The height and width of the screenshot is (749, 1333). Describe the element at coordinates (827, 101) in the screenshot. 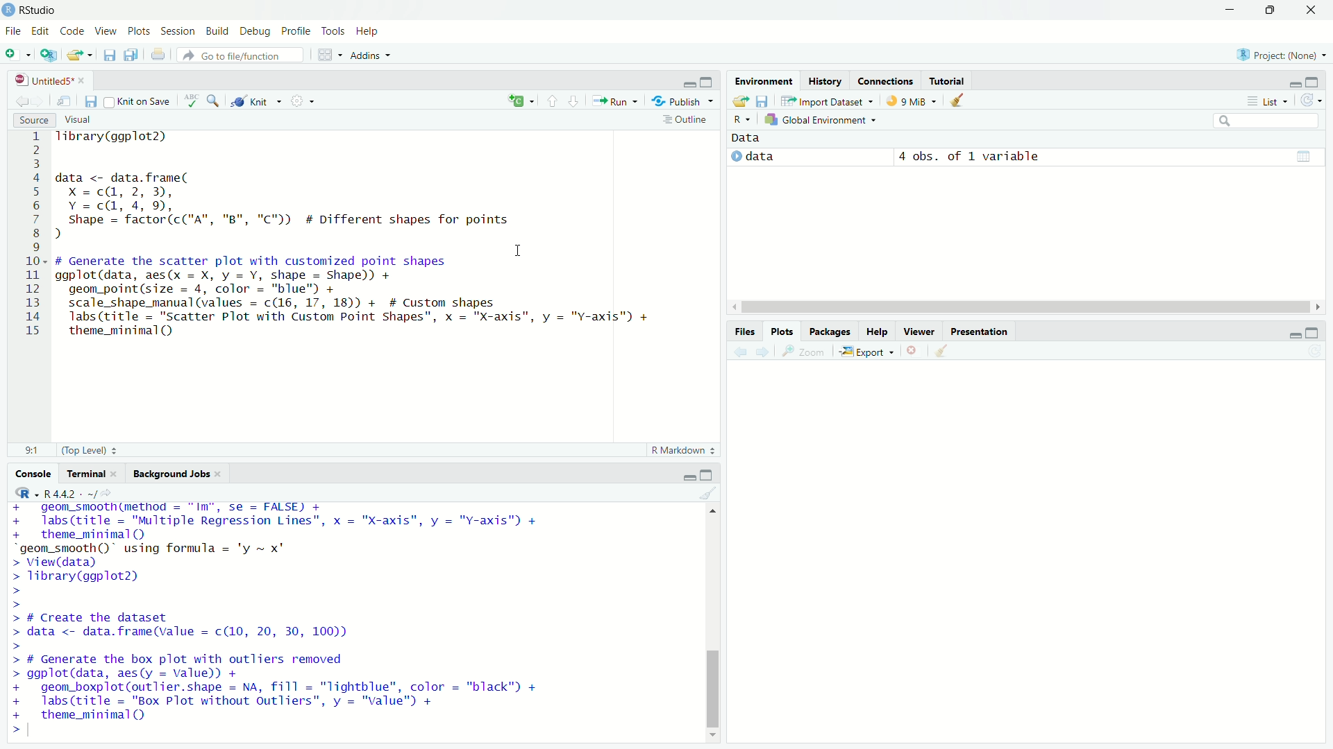

I see `Import Dataset` at that location.